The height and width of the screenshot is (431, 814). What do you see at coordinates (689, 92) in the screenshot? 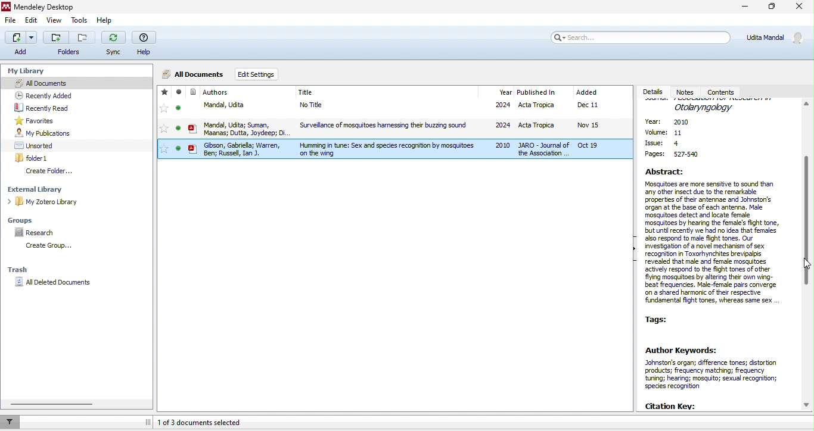
I see `notes` at bounding box center [689, 92].